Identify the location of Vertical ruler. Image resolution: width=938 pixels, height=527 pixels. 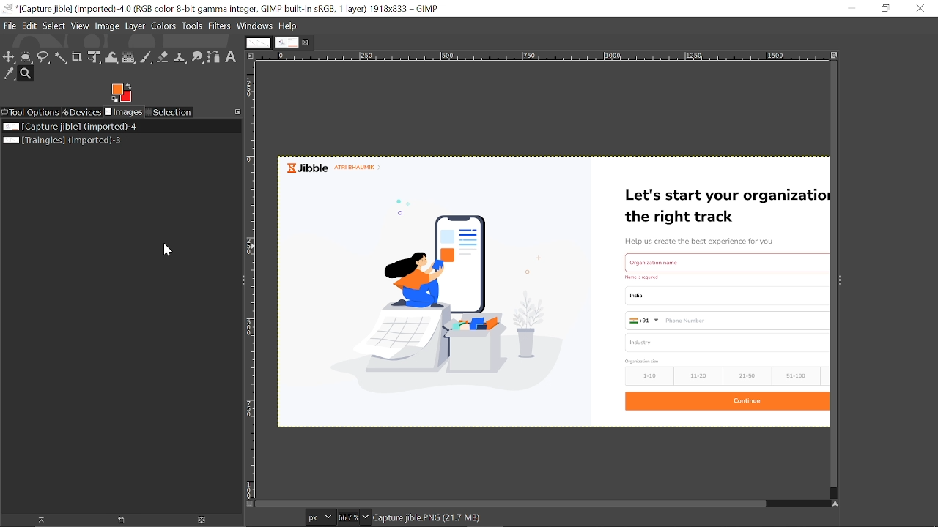
(251, 280).